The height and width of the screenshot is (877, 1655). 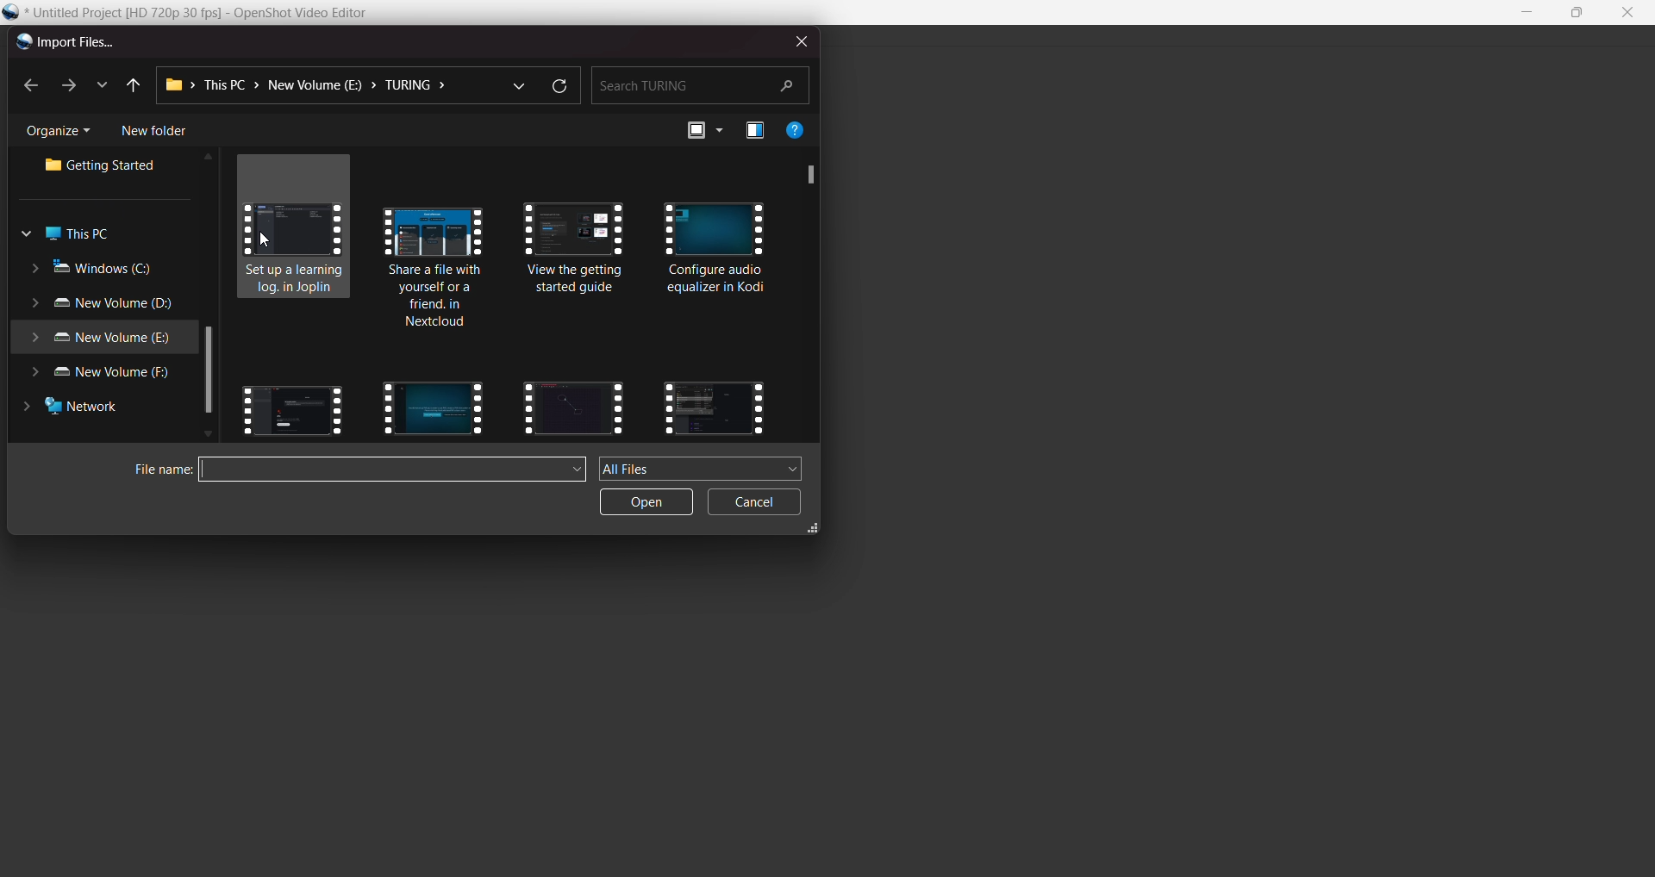 What do you see at coordinates (155, 470) in the screenshot?
I see `file name` at bounding box center [155, 470].